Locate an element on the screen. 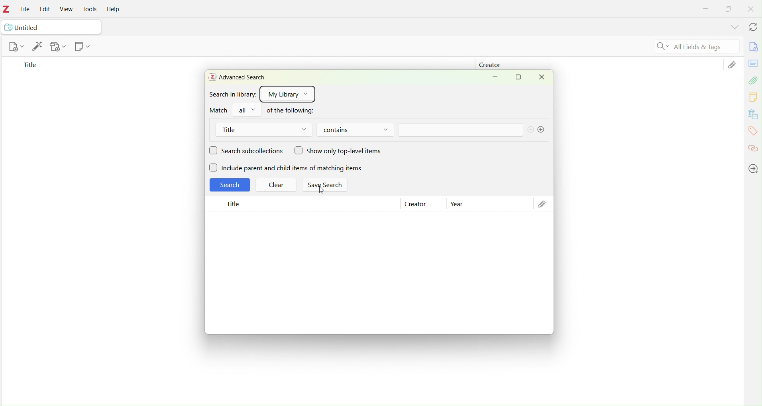 Image resolution: width=762 pixels, height=406 pixels. Creator is located at coordinates (414, 204).